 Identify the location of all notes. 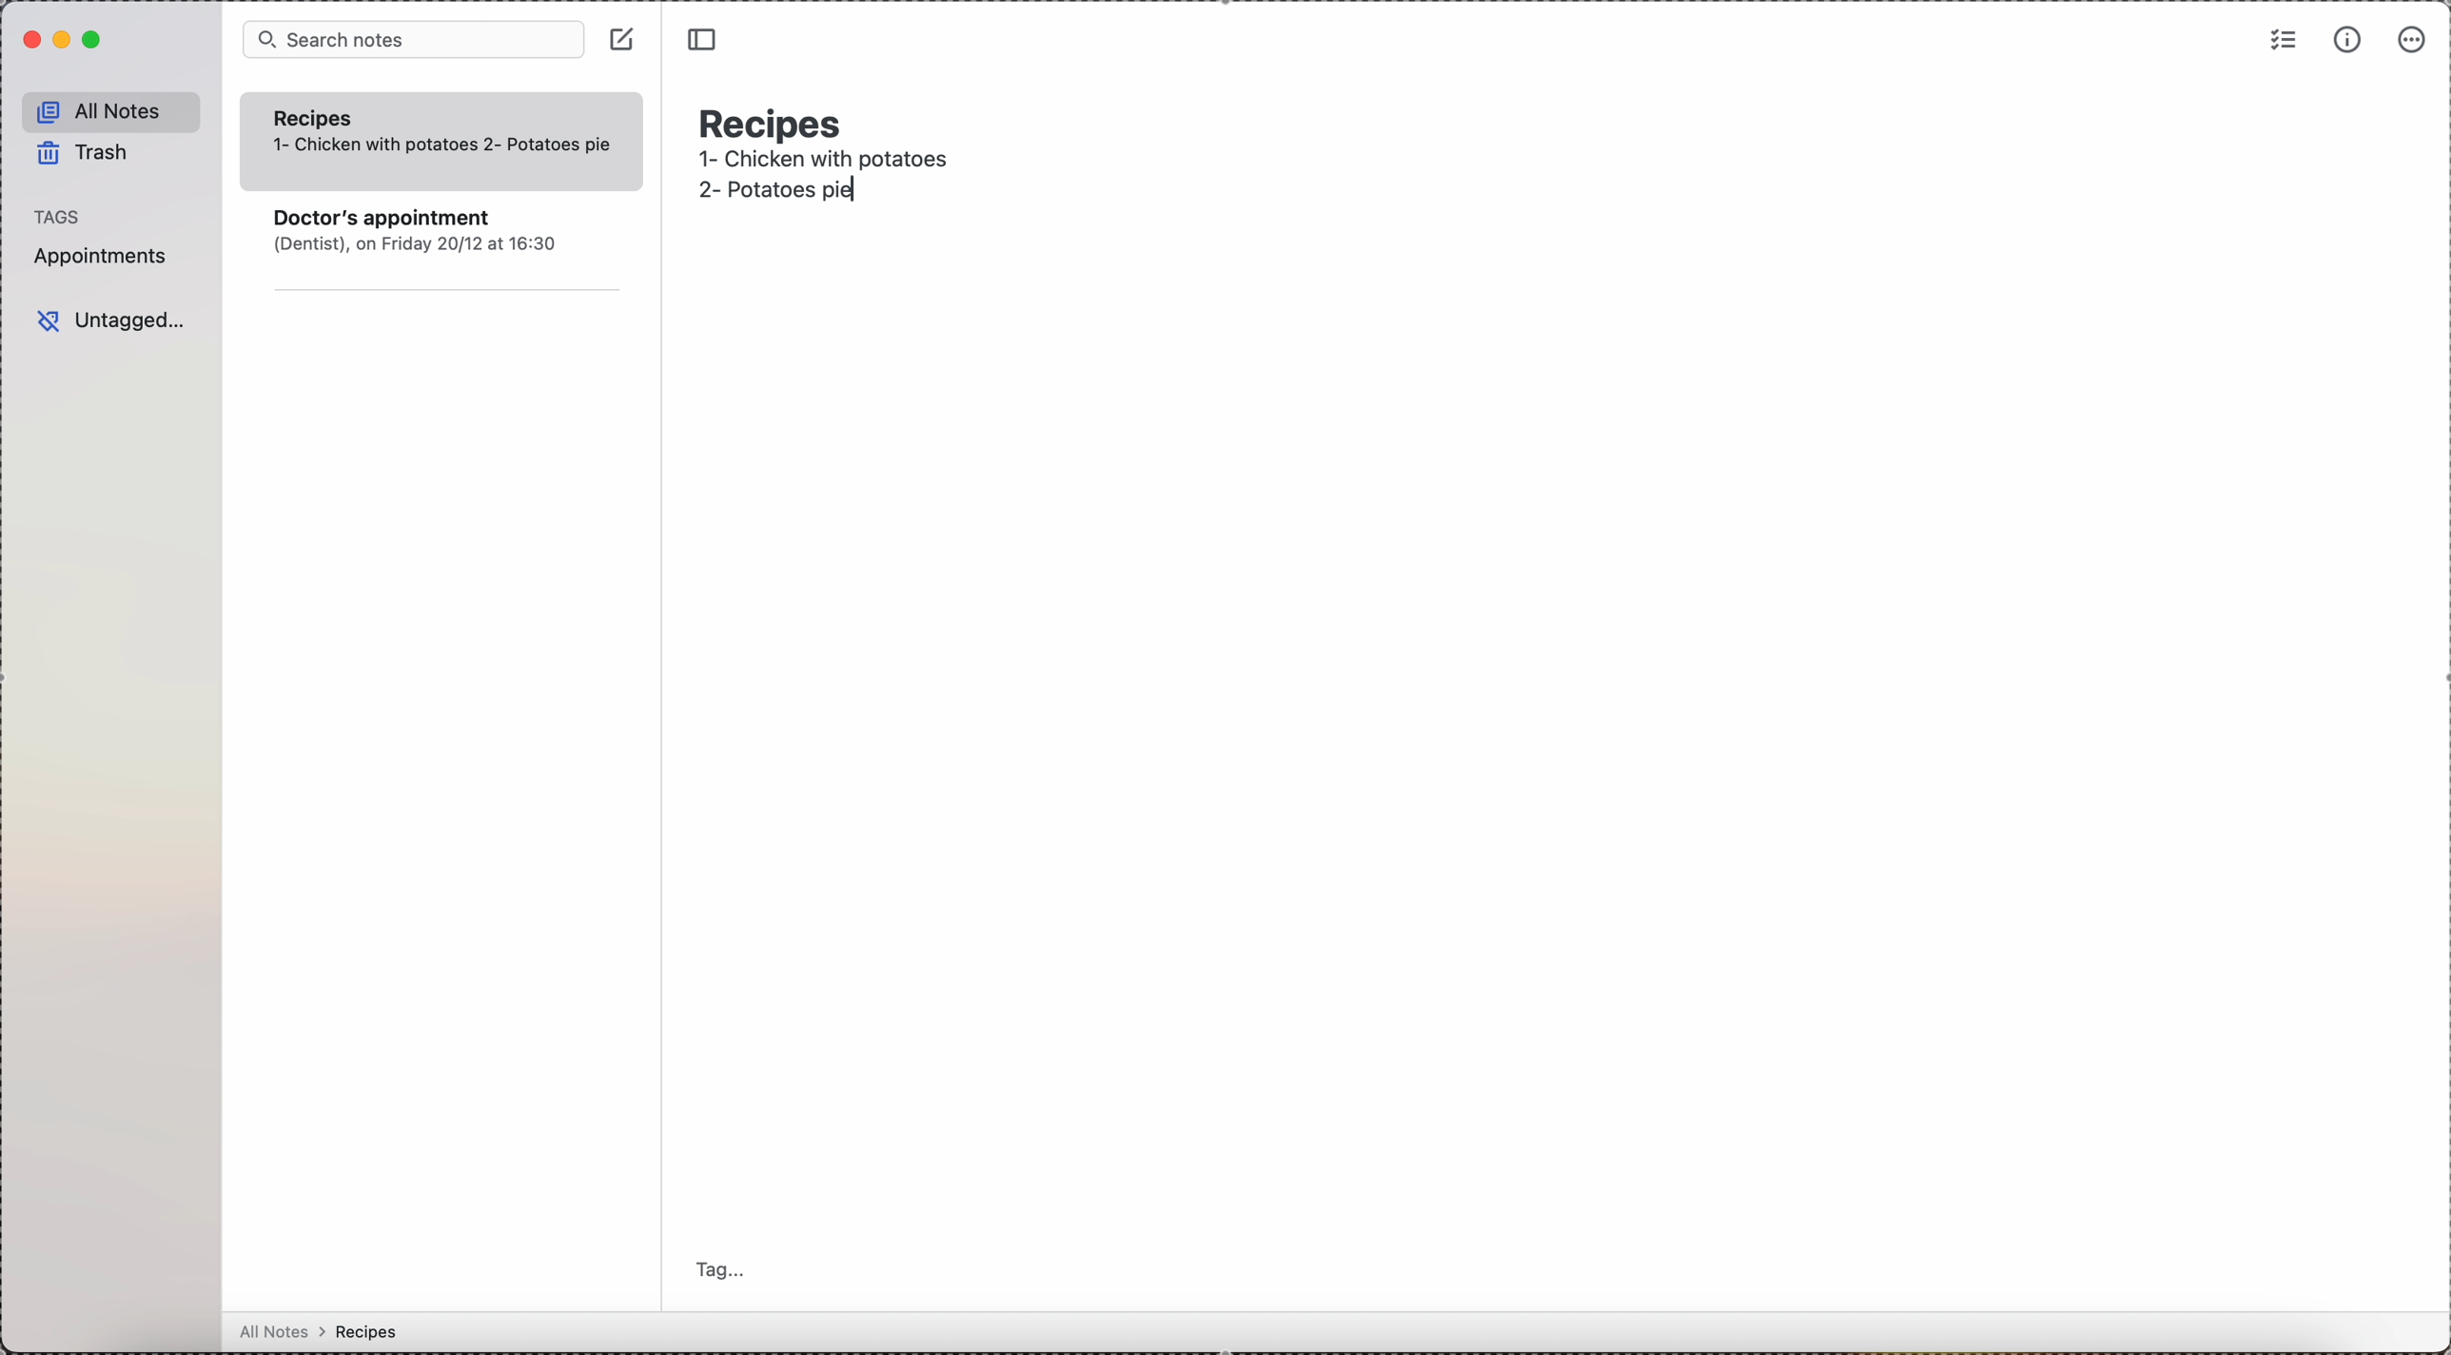
(382, 1331).